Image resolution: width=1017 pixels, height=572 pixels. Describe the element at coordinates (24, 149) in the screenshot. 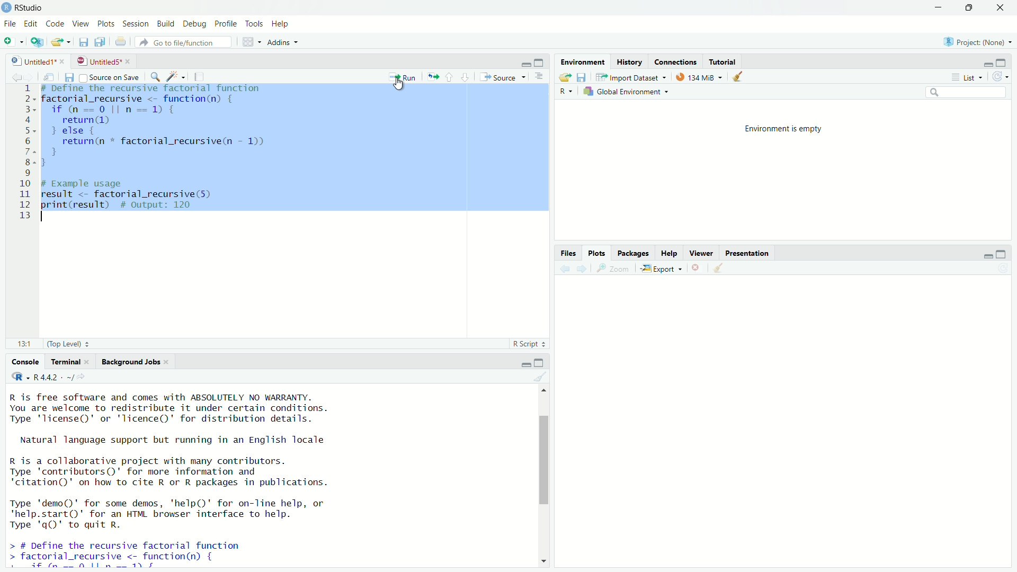

I see `12345678910111213` at that location.